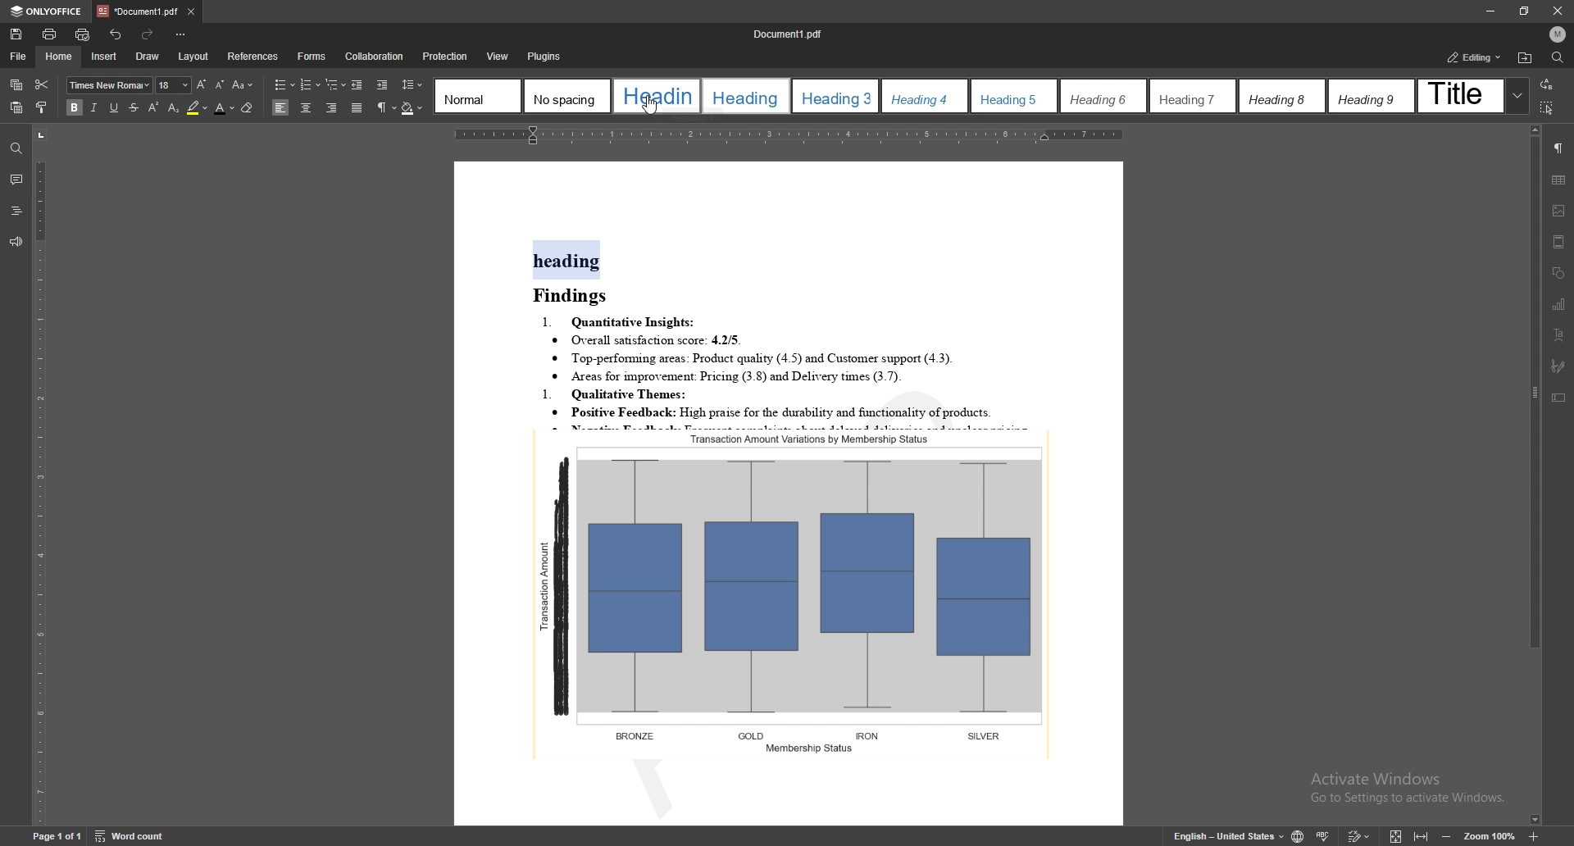  Describe the element at coordinates (154, 107) in the screenshot. I see `superscript` at that location.